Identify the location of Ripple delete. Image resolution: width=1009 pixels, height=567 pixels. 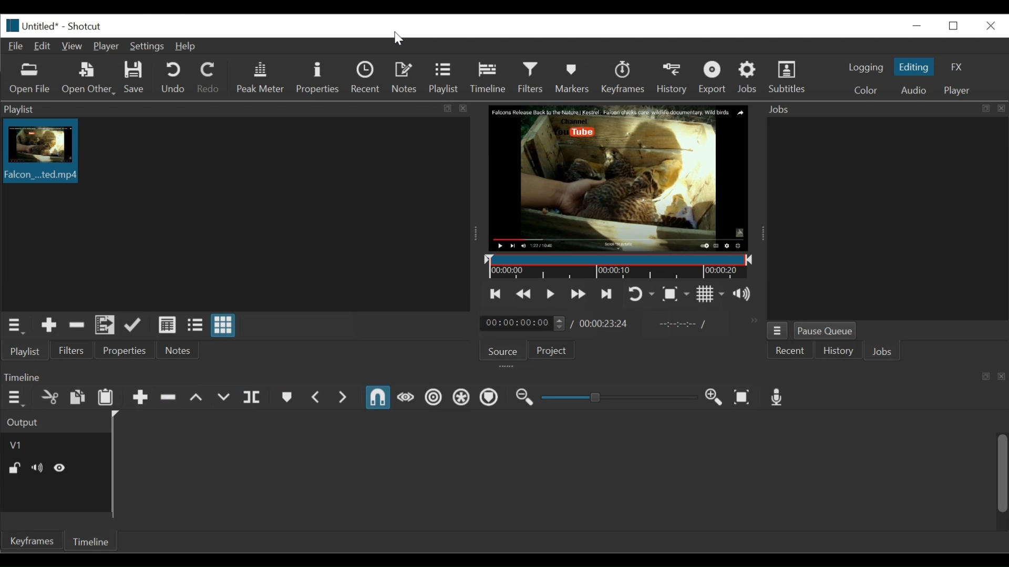
(168, 397).